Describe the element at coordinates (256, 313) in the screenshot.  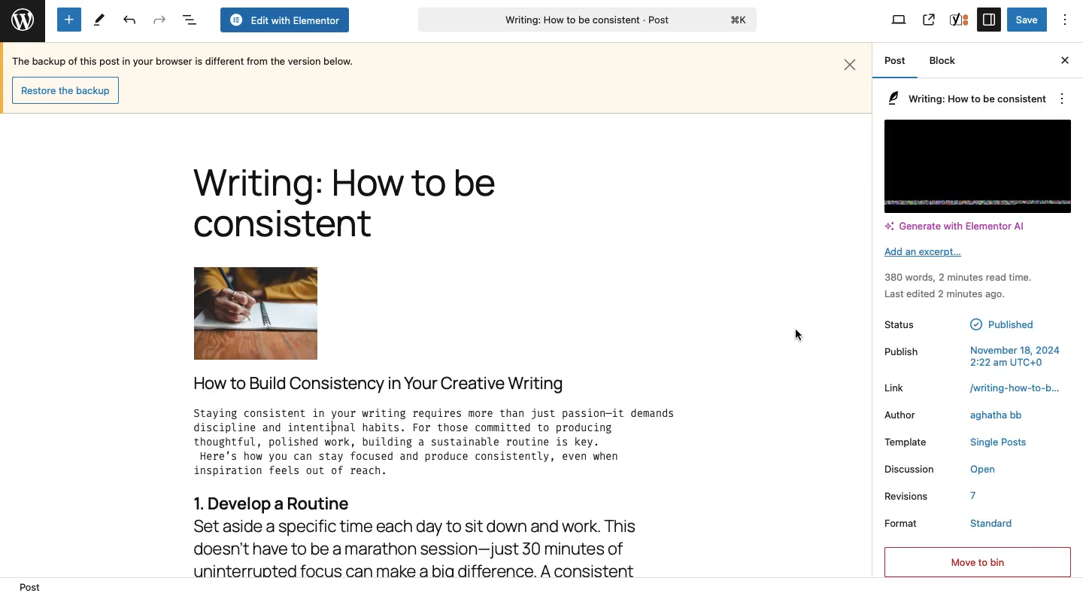
I see `Image` at that location.